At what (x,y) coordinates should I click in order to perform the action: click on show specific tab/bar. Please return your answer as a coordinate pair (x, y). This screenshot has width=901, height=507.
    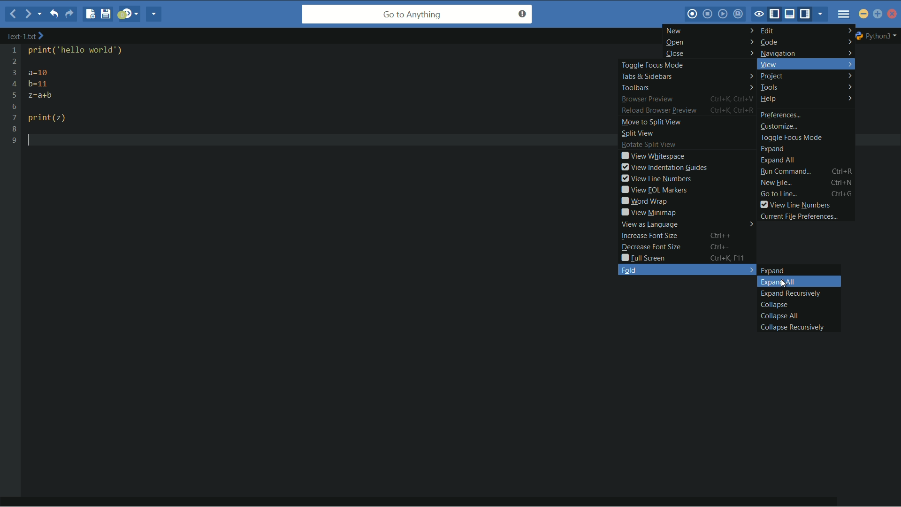
    Looking at the image, I should click on (821, 15).